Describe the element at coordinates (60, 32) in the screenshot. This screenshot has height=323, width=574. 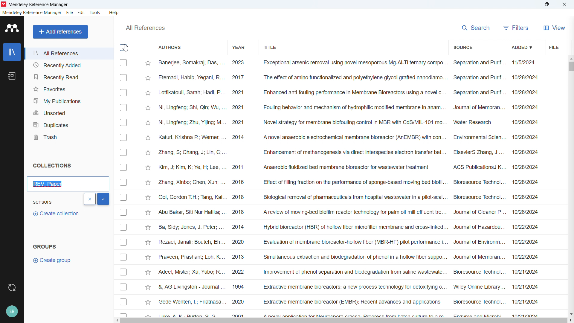
I see `Add references ` at that location.